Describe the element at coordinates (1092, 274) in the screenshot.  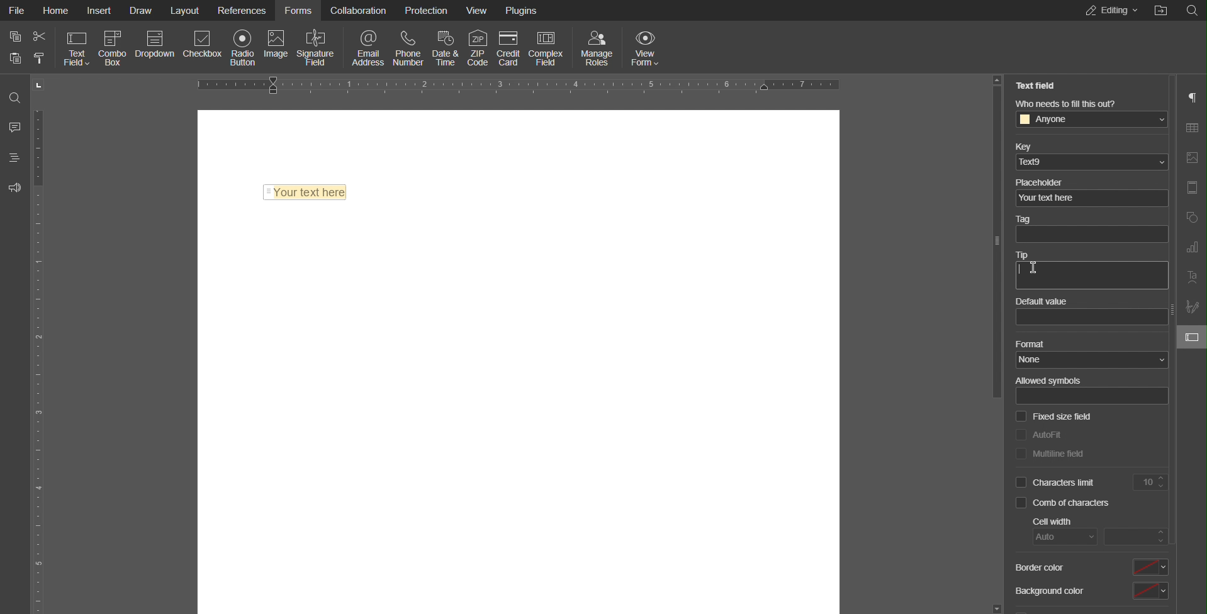
I see `textbox` at that location.